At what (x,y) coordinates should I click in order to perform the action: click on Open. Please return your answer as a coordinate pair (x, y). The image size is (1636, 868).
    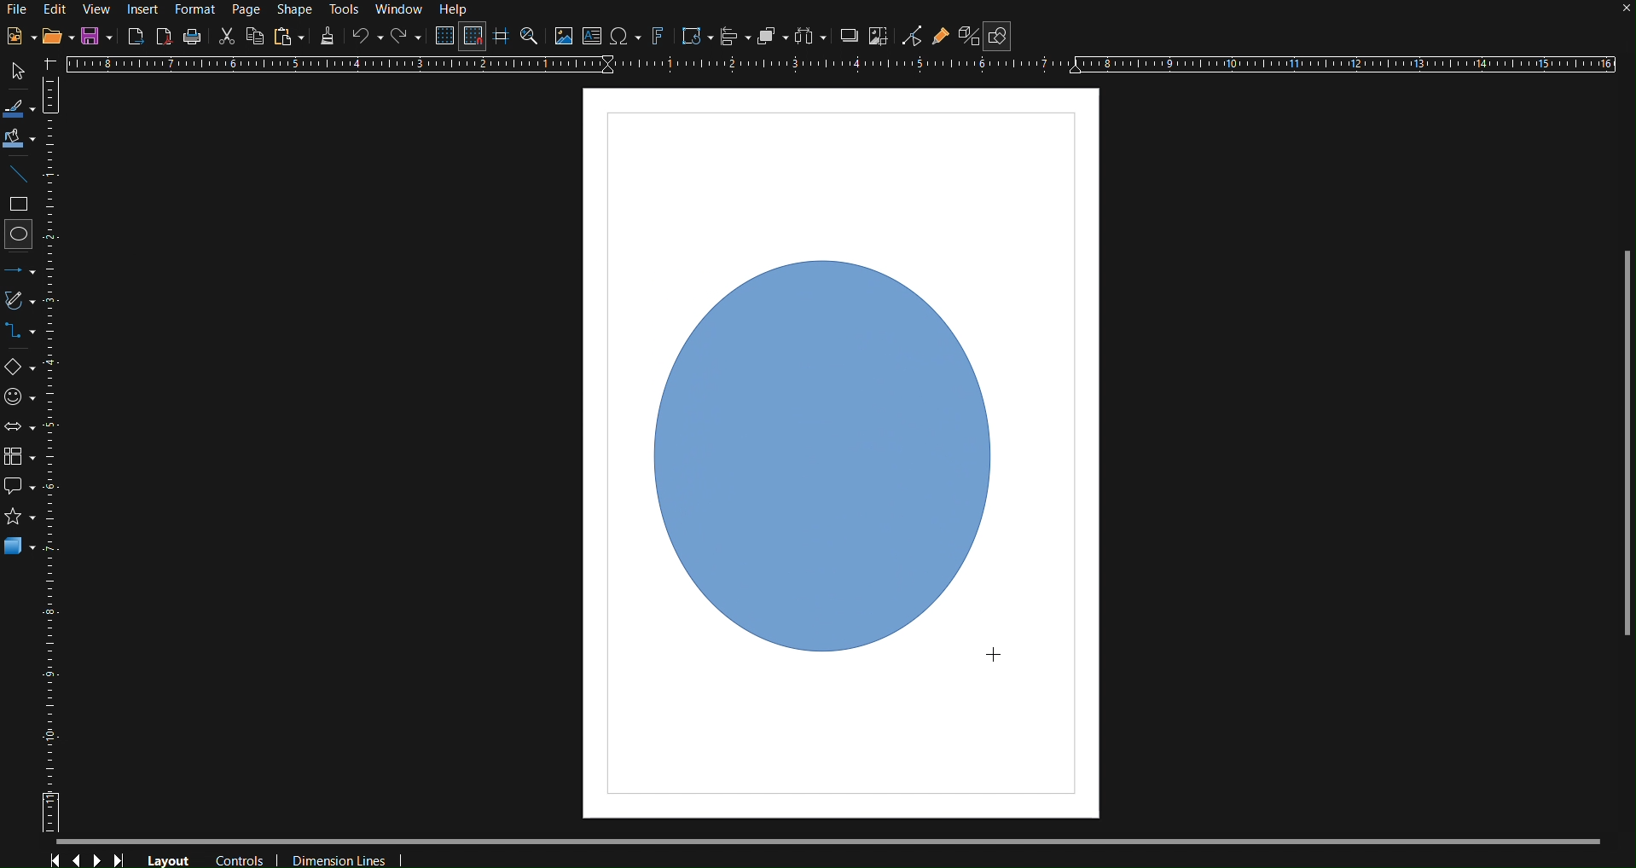
    Looking at the image, I should click on (58, 38).